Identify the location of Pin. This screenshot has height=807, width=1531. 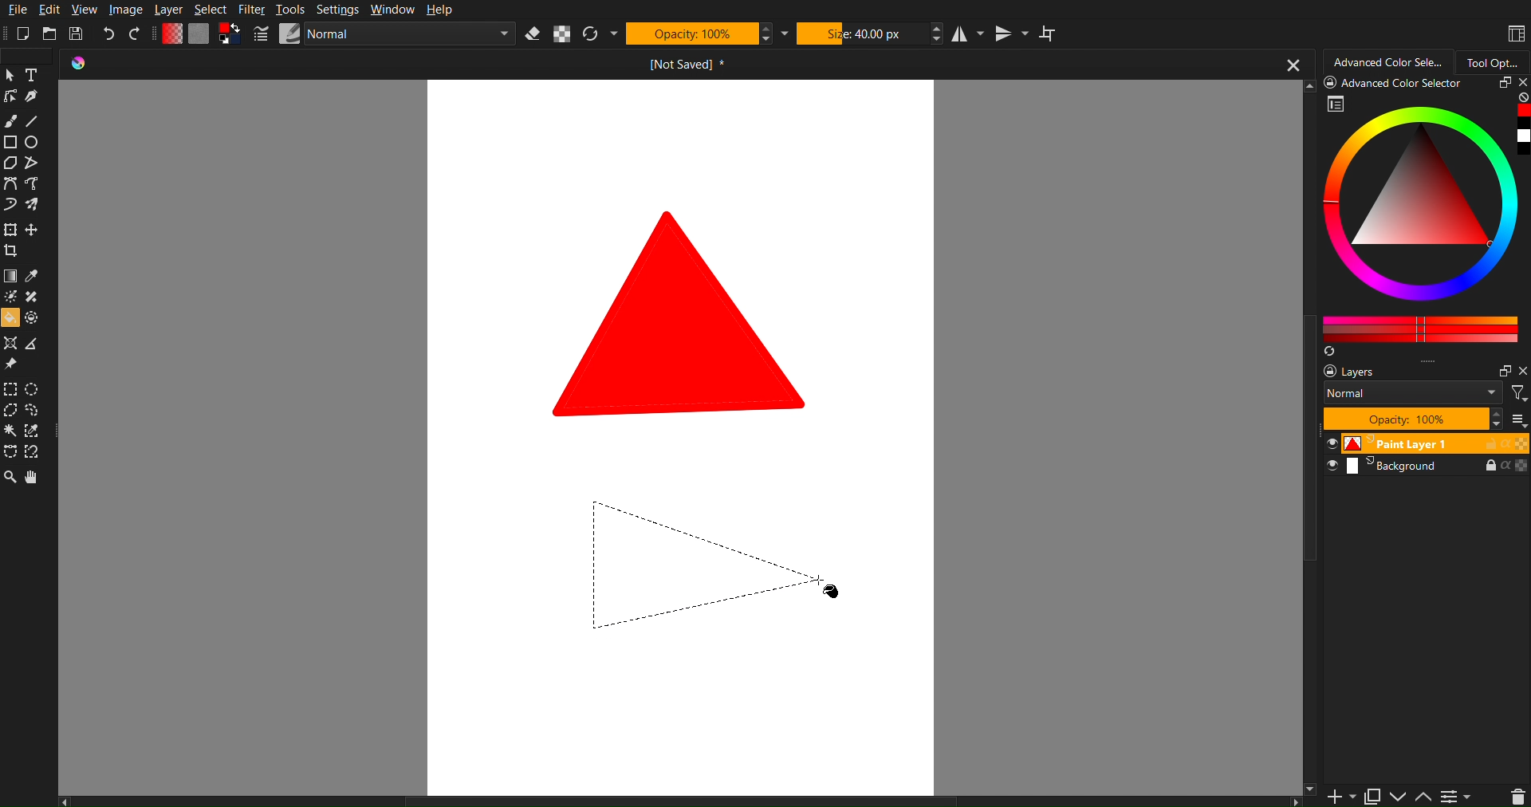
(10, 365).